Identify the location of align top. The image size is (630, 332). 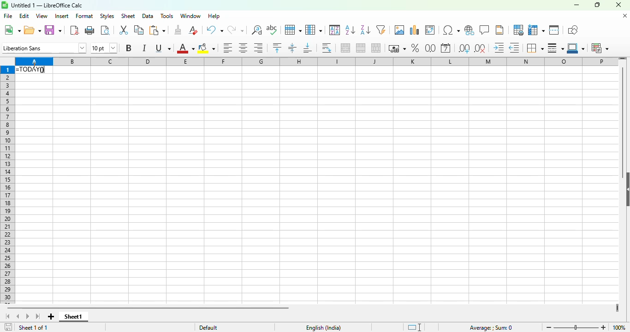
(277, 47).